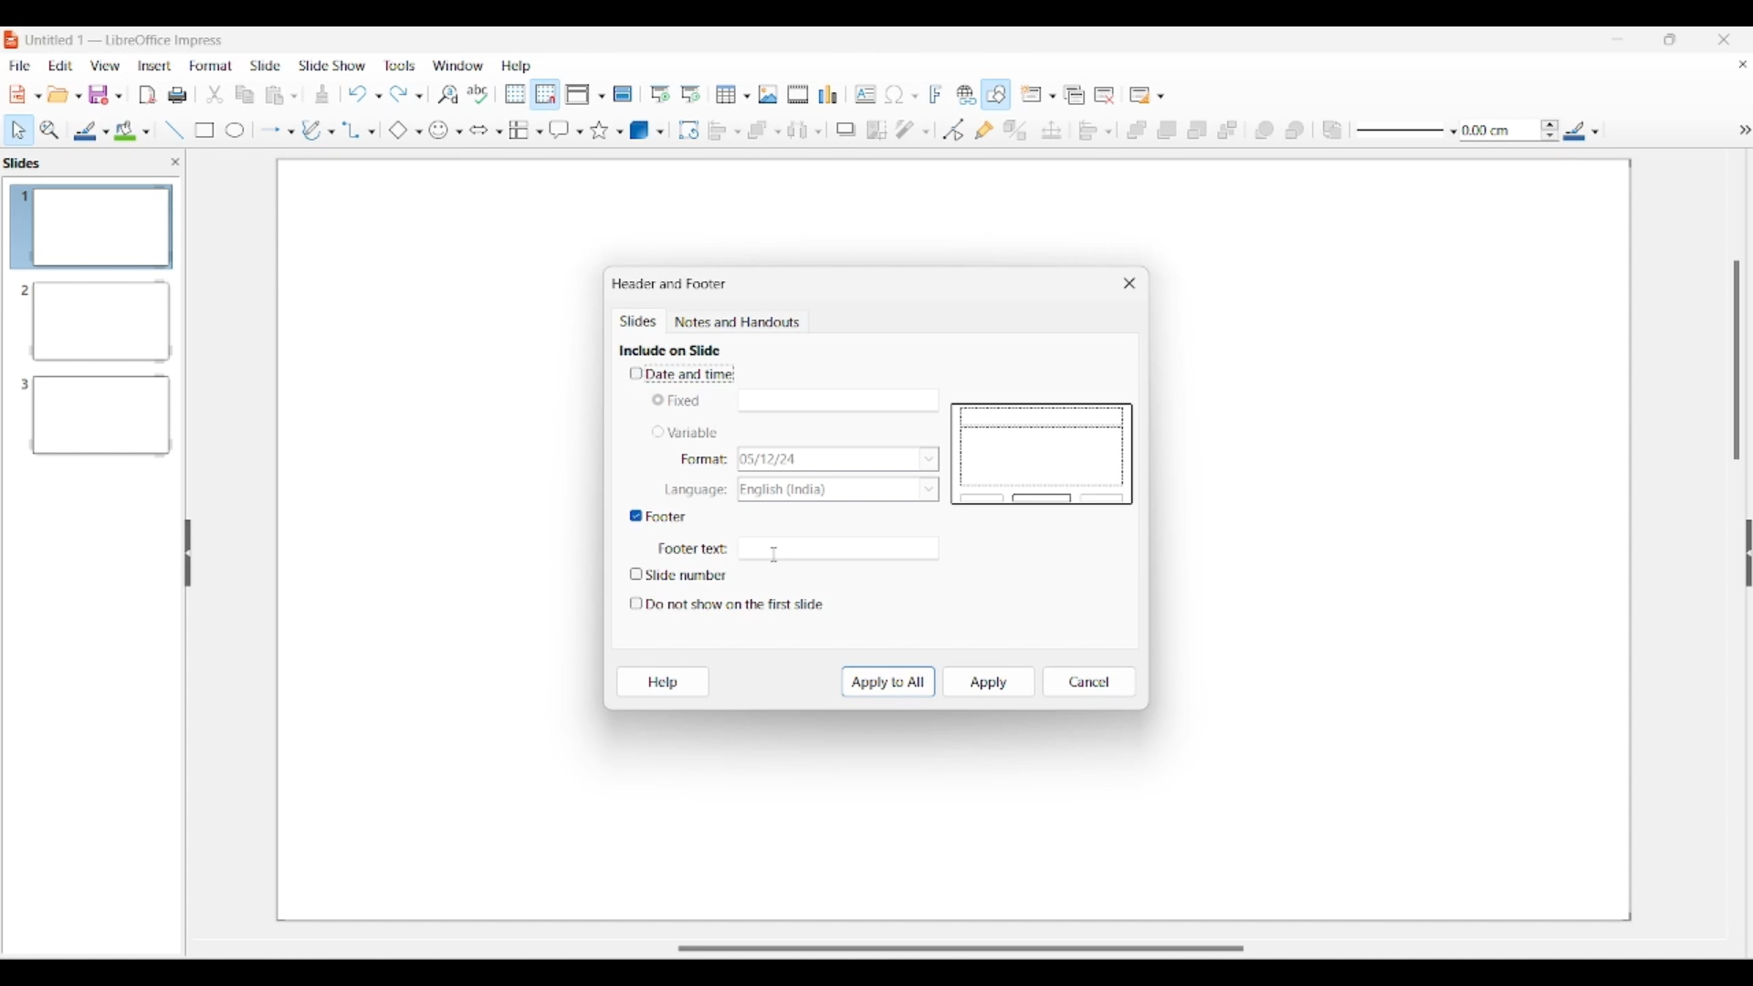  Describe the element at coordinates (364, 94) in the screenshot. I see `Undo options` at that location.